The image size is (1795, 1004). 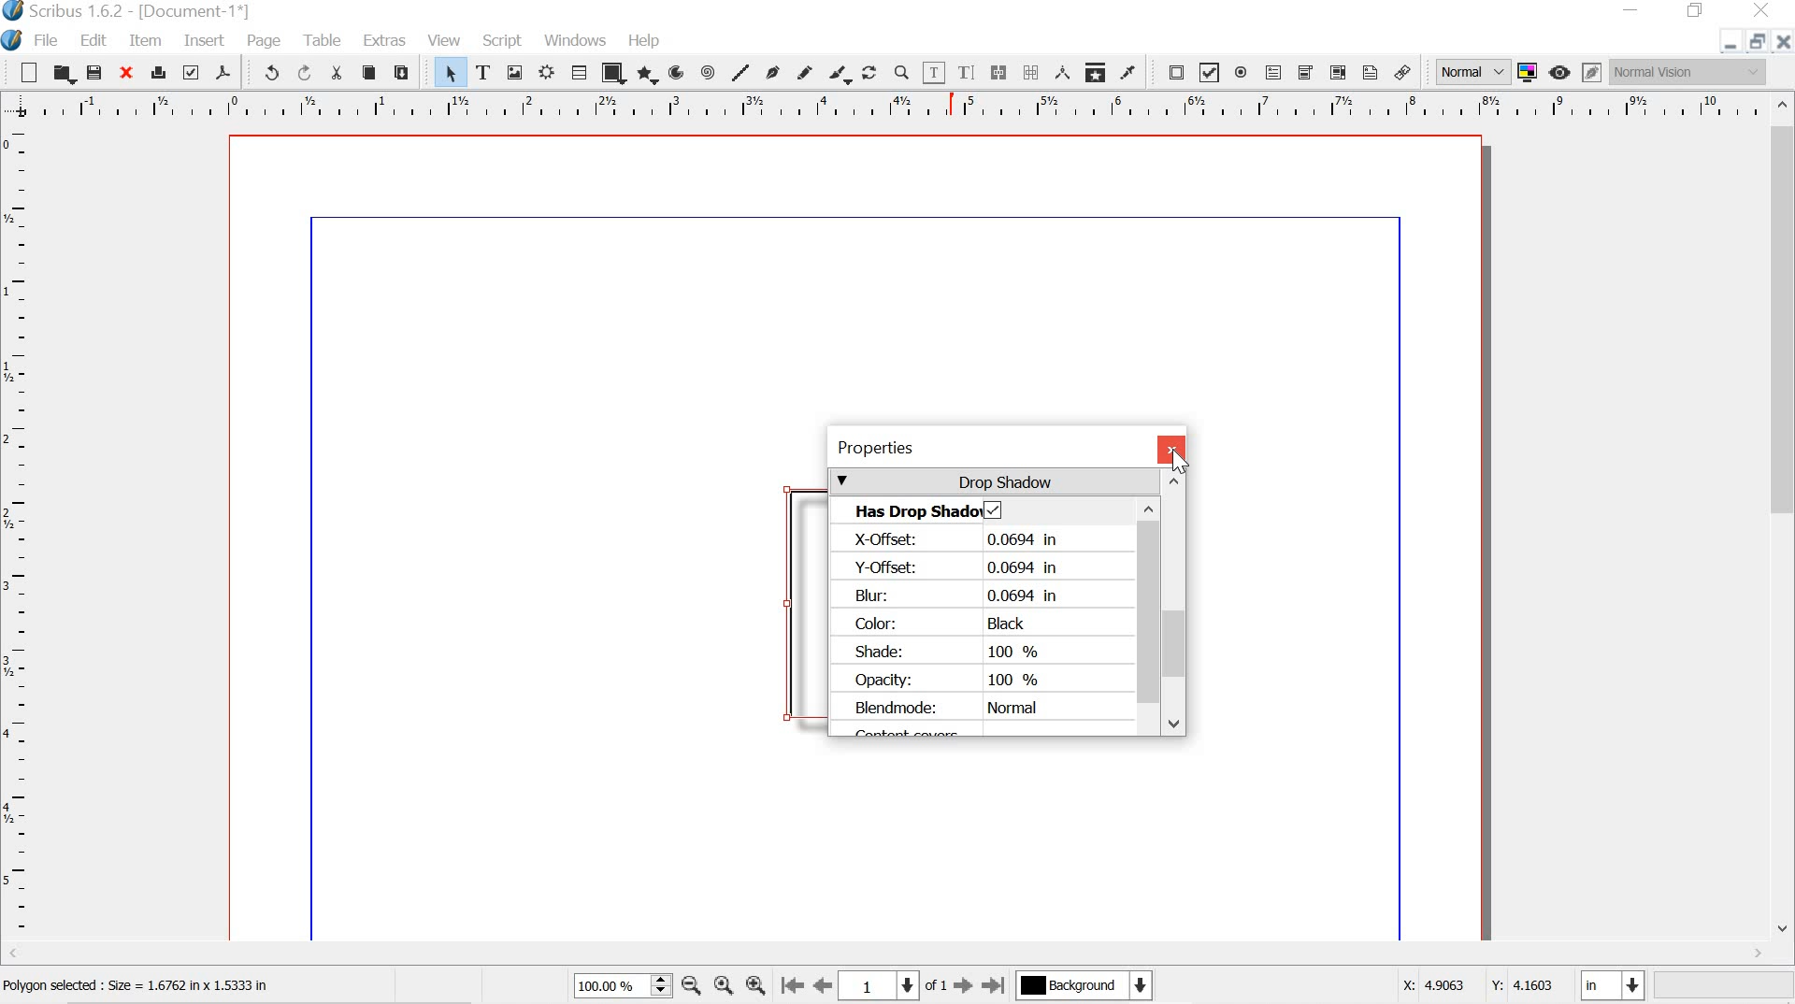 What do you see at coordinates (1170, 72) in the screenshot?
I see `pdf push button` at bounding box center [1170, 72].